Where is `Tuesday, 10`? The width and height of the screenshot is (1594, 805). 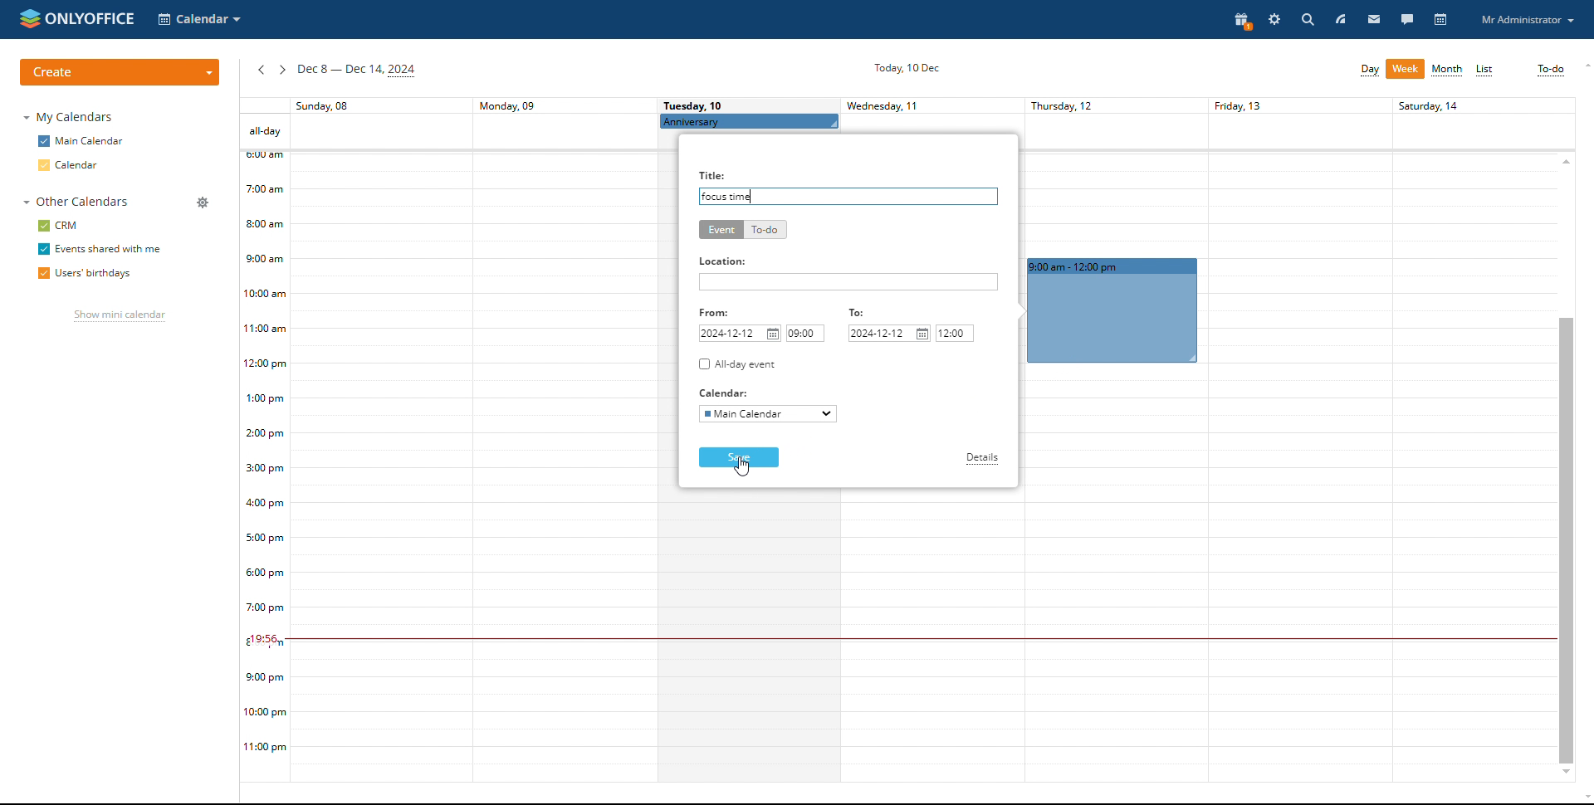
Tuesday, 10 is located at coordinates (695, 105).